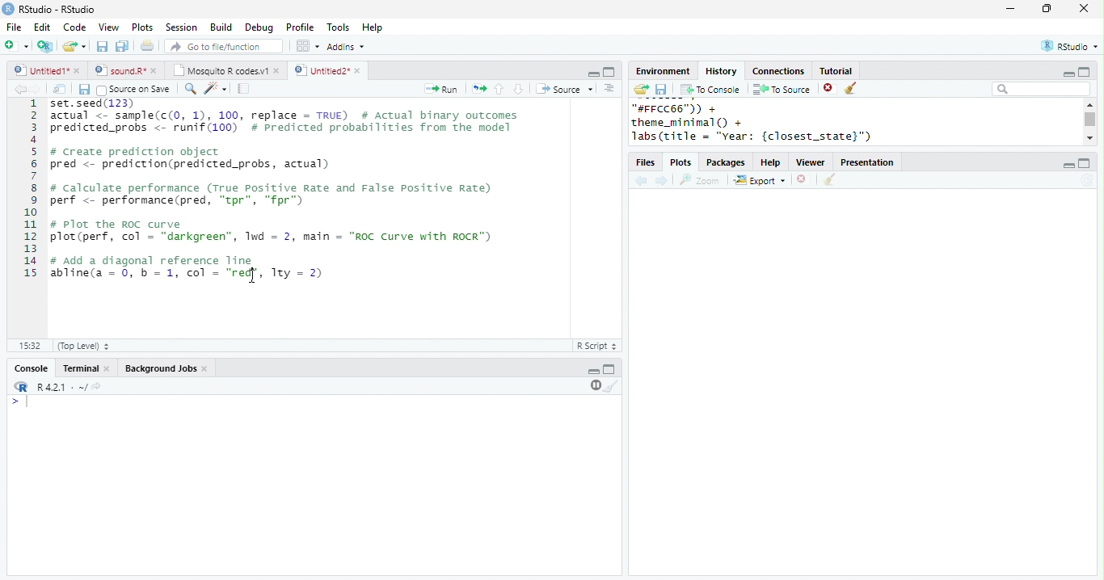 The width and height of the screenshot is (1104, 580). Describe the element at coordinates (120, 70) in the screenshot. I see `sound.R` at that location.